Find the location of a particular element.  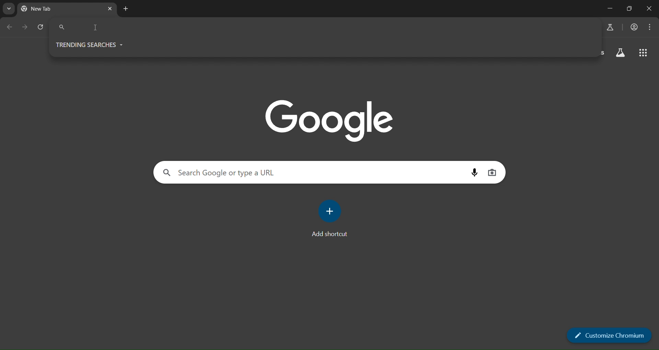

go forward one page is located at coordinates (26, 27).